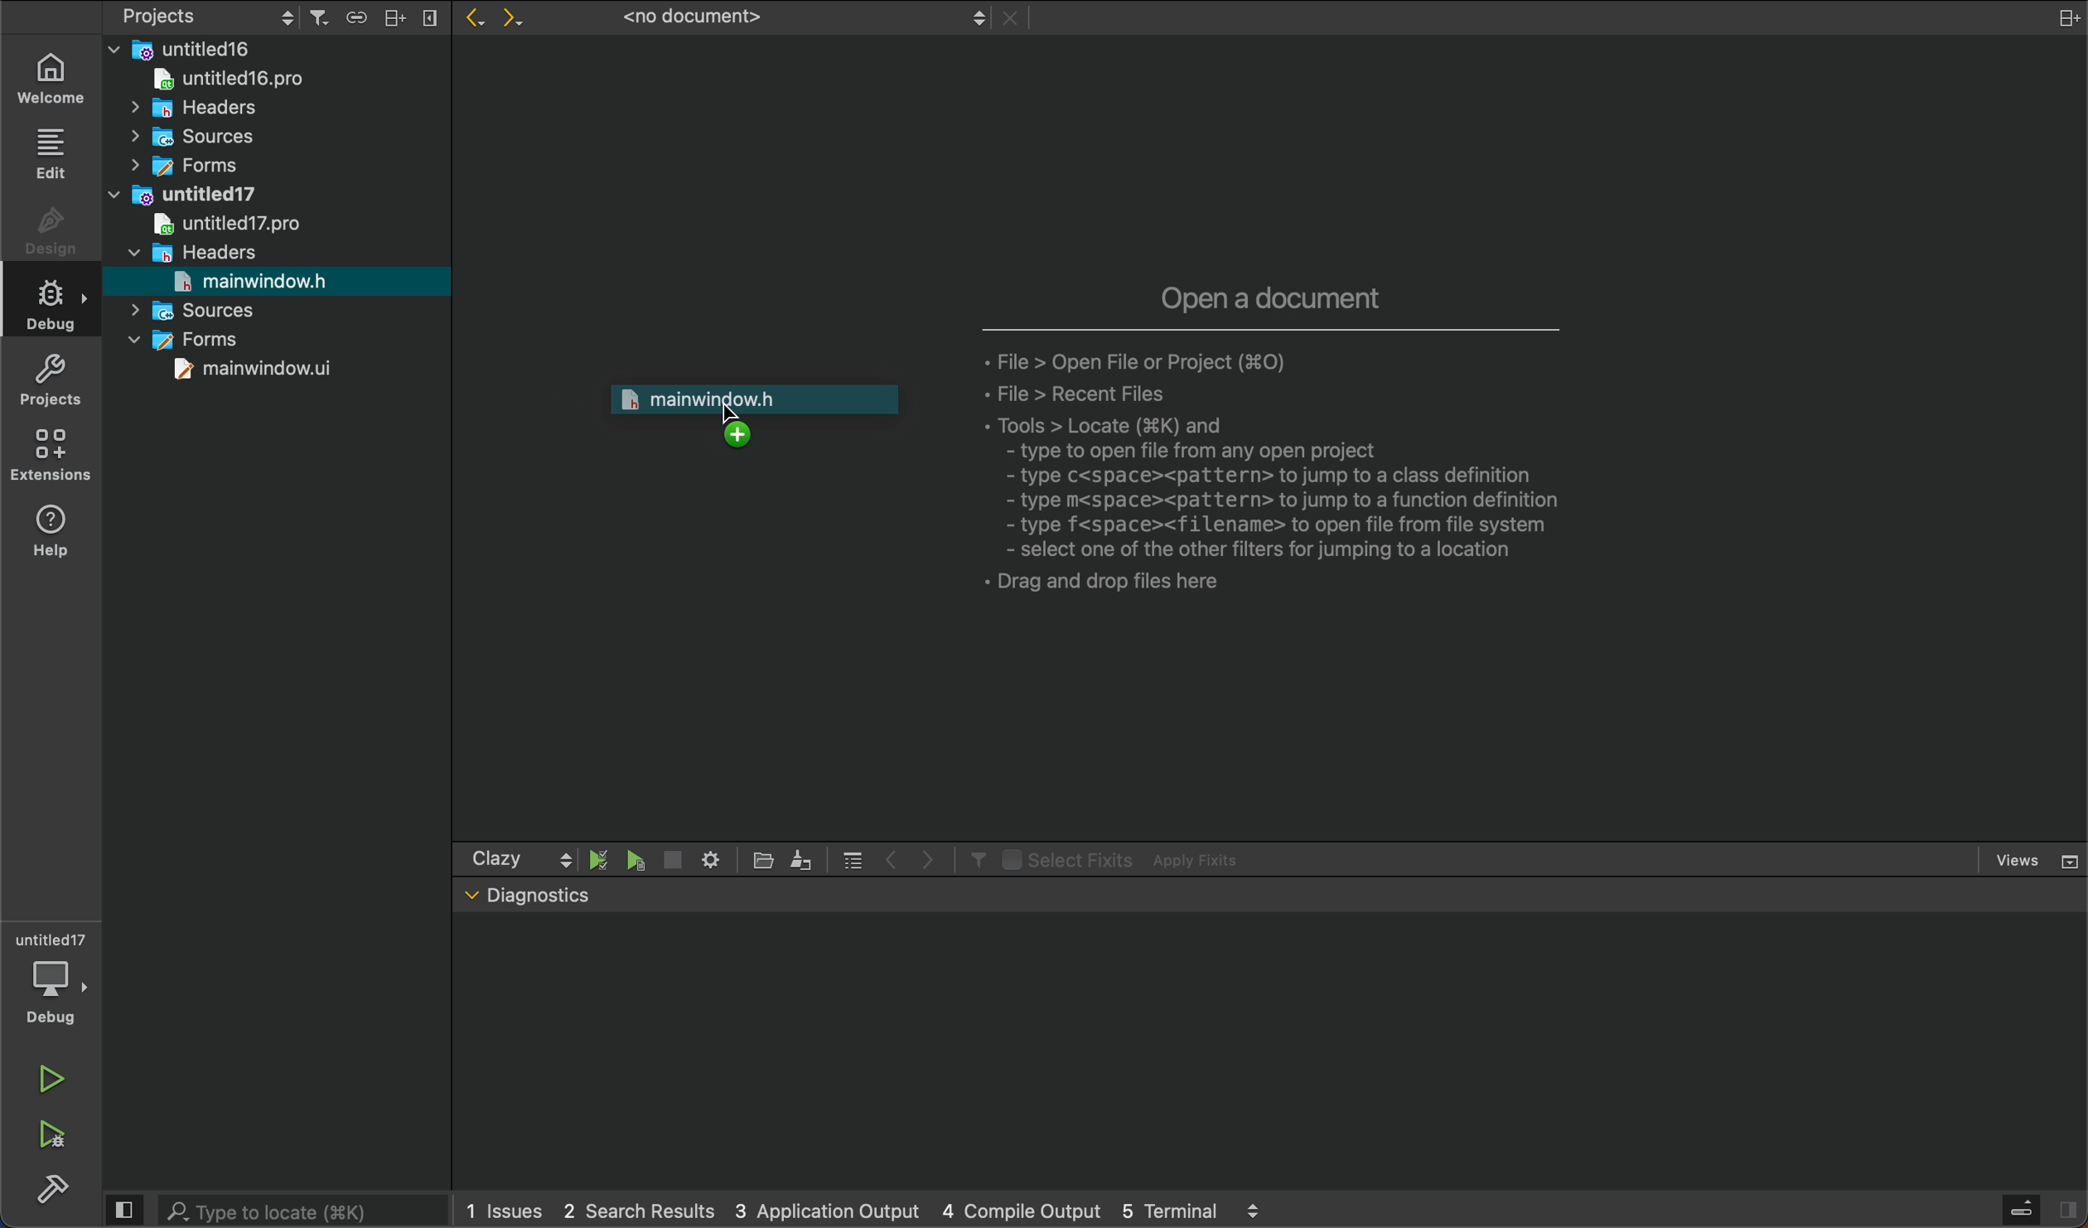  I want to click on attach, so click(352, 16).